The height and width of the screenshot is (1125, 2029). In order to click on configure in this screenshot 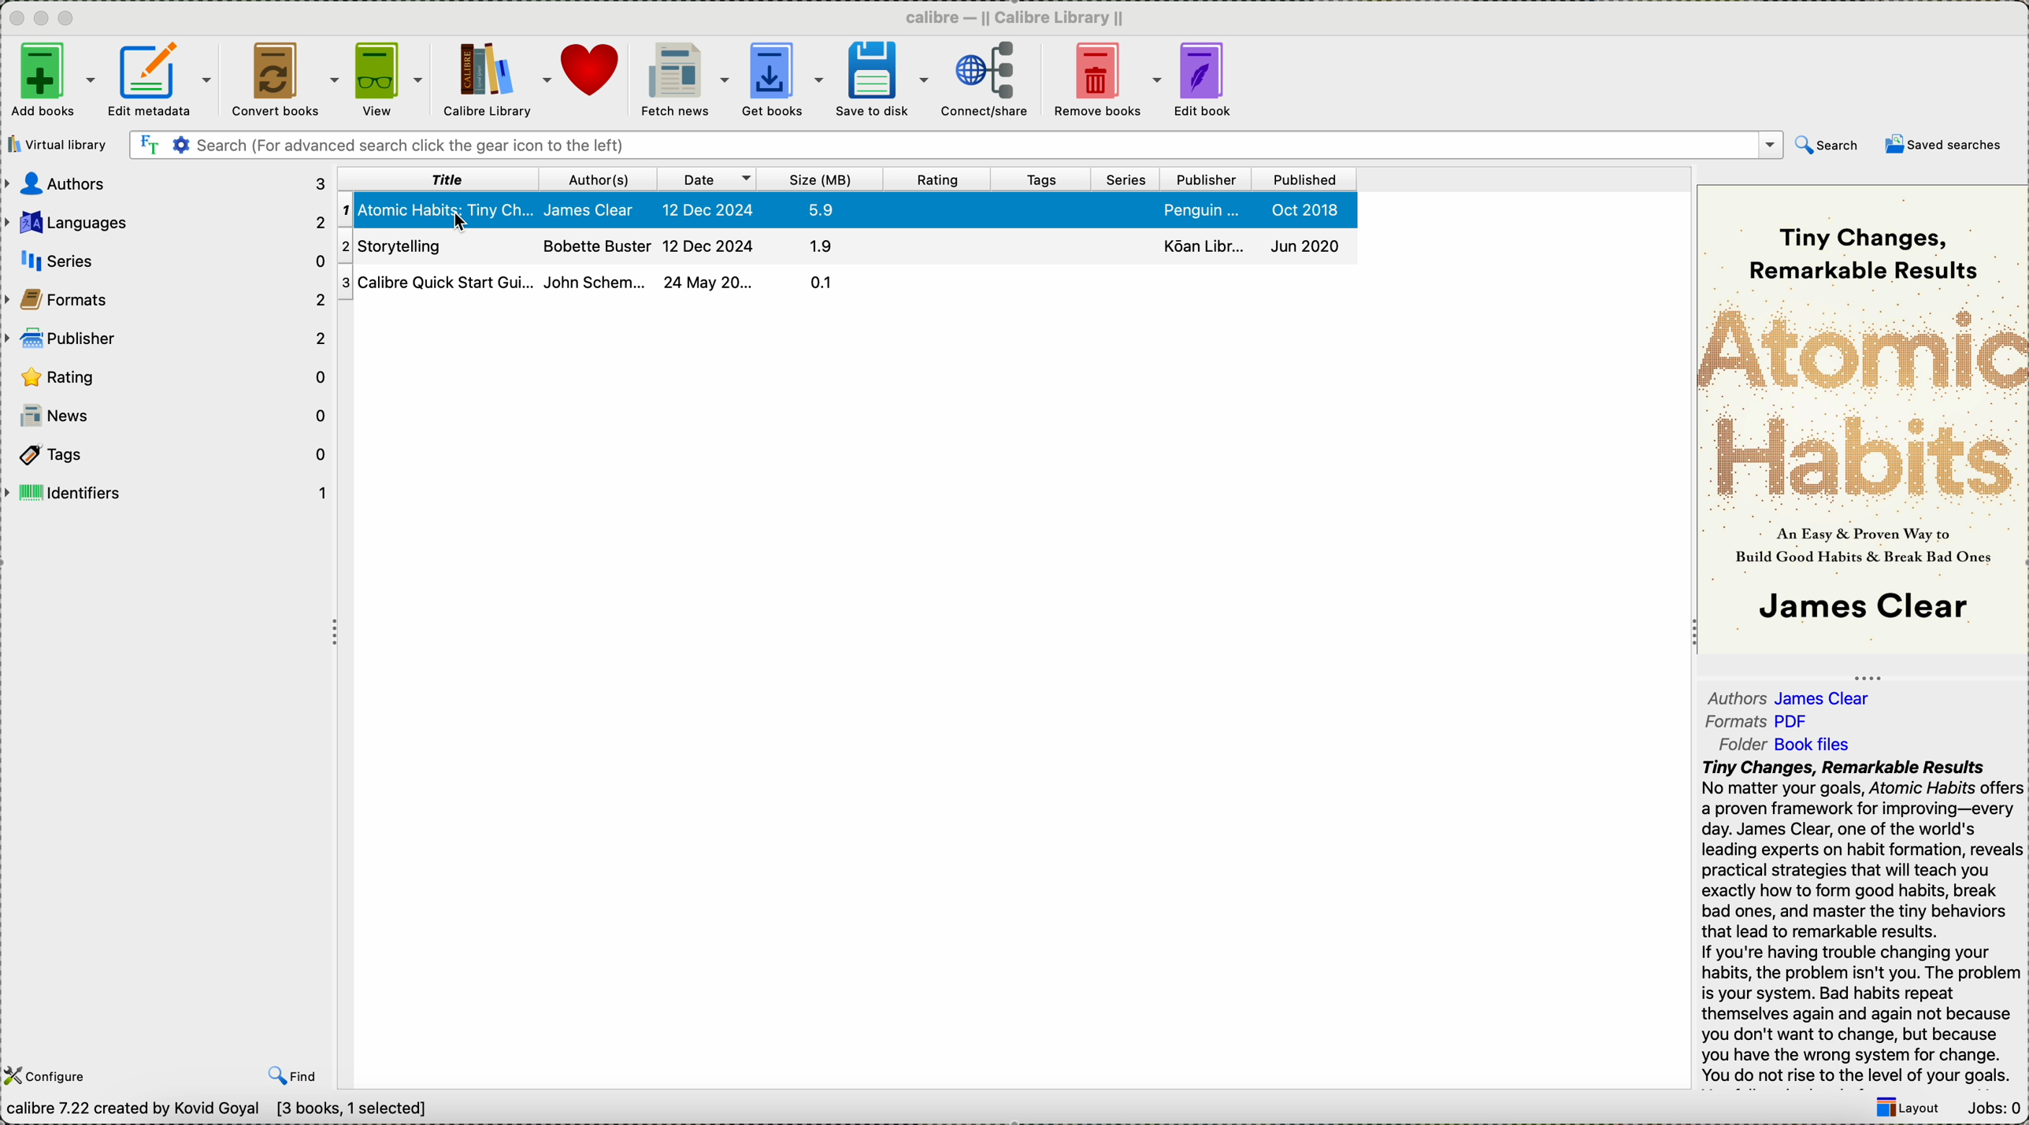, I will do `click(50, 1076)`.